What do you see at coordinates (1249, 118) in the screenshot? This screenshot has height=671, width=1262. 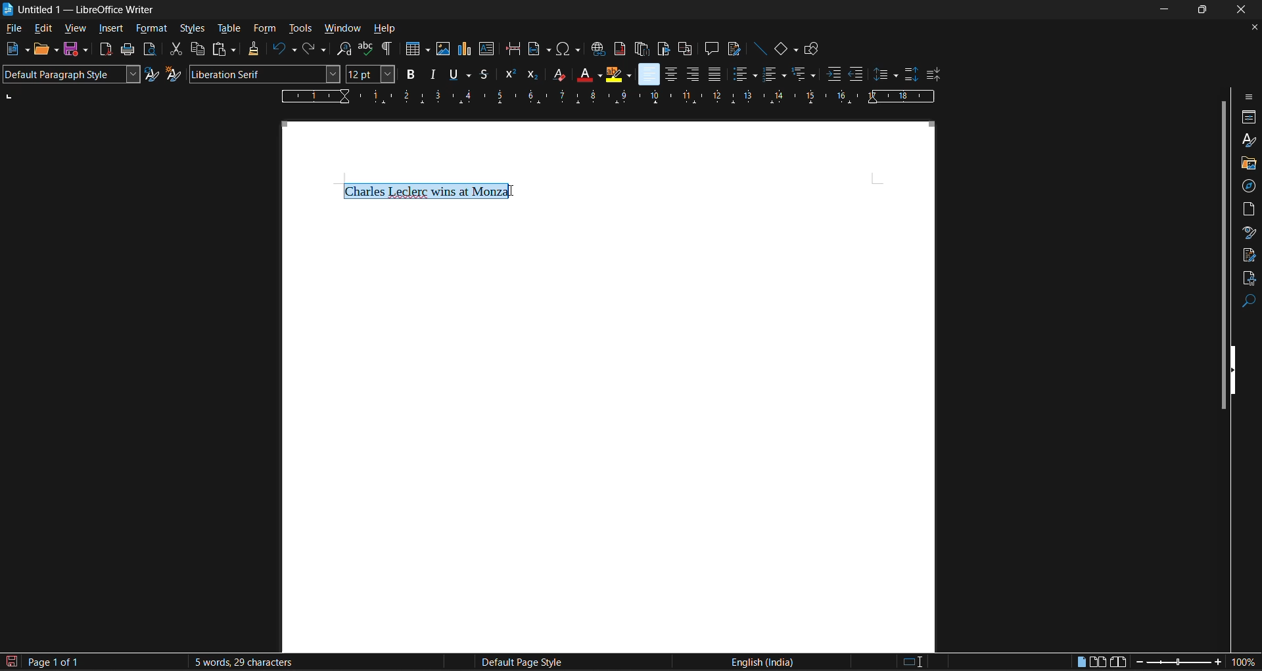 I see `properties` at bounding box center [1249, 118].